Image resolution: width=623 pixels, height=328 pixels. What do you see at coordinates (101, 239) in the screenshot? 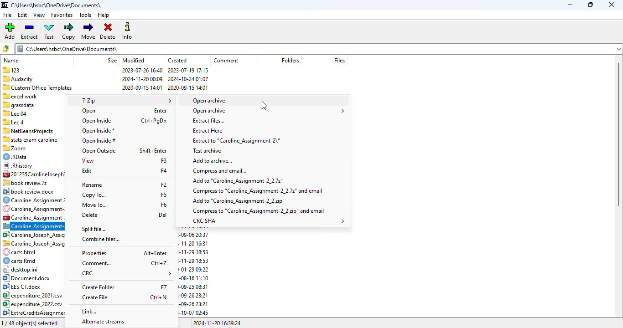
I see `combine files` at bounding box center [101, 239].